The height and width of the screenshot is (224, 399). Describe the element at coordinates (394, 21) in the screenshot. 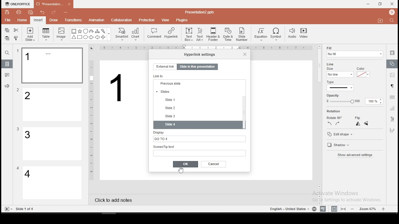

I see `Search` at that location.